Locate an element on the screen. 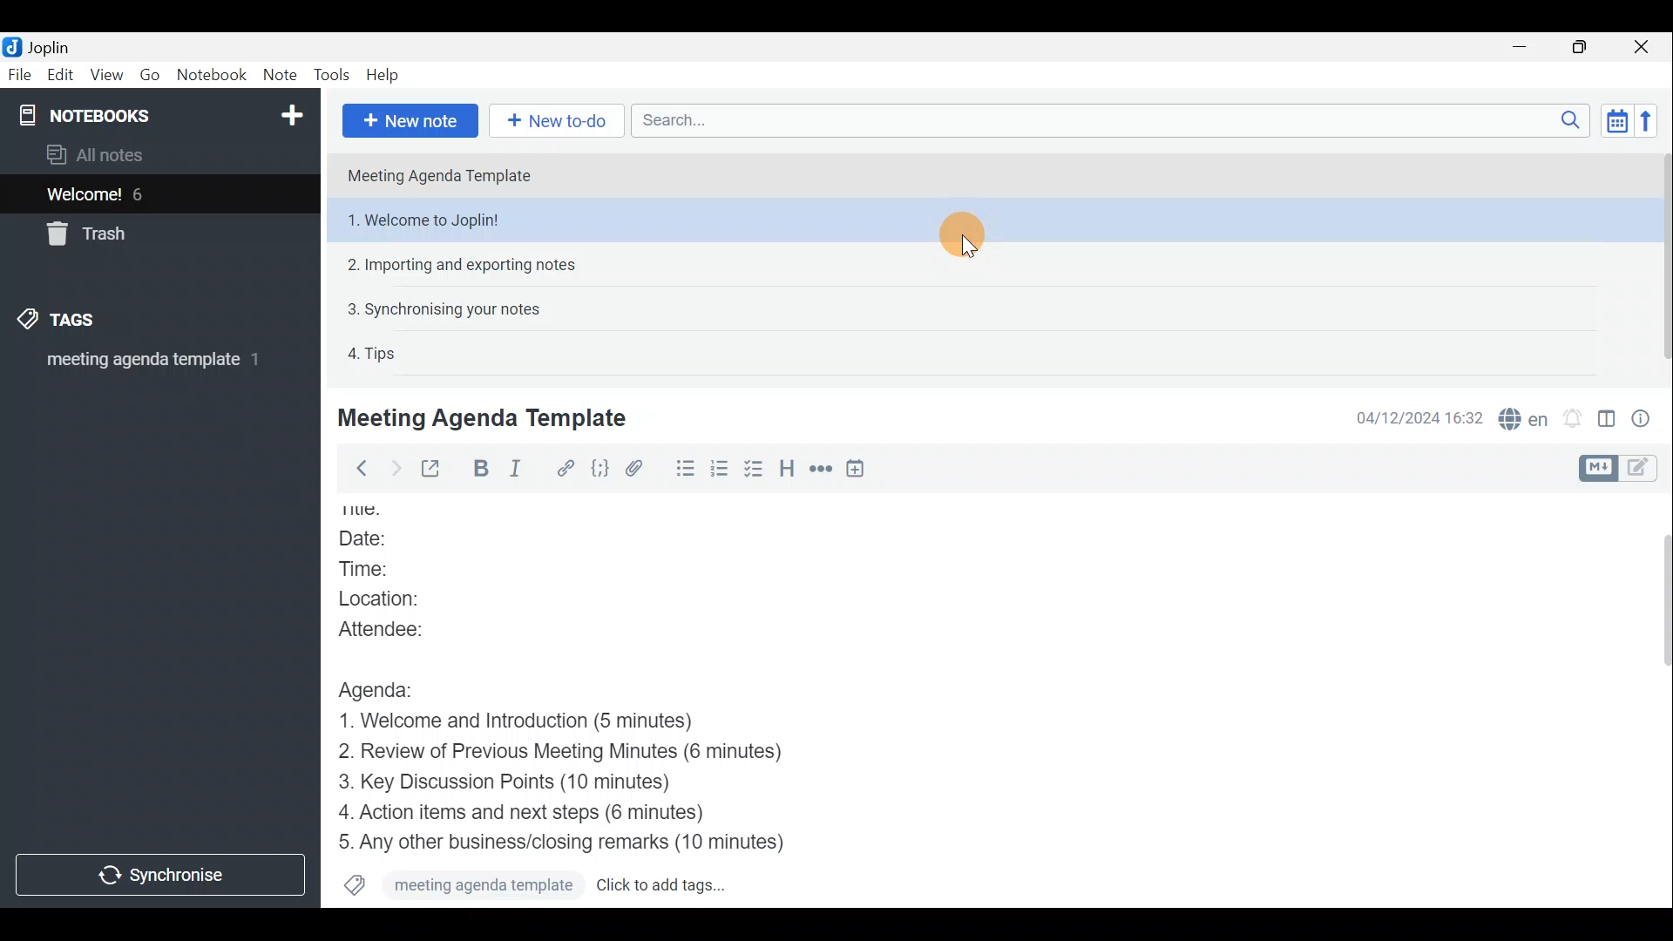 The height and width of the screenshot is (941, 1673). Spell checker is located at coordinates (1525, 416).